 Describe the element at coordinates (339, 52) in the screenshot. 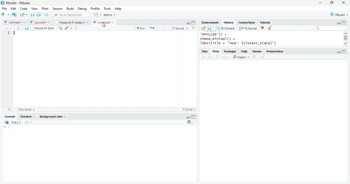

I see `minimize` at that location.